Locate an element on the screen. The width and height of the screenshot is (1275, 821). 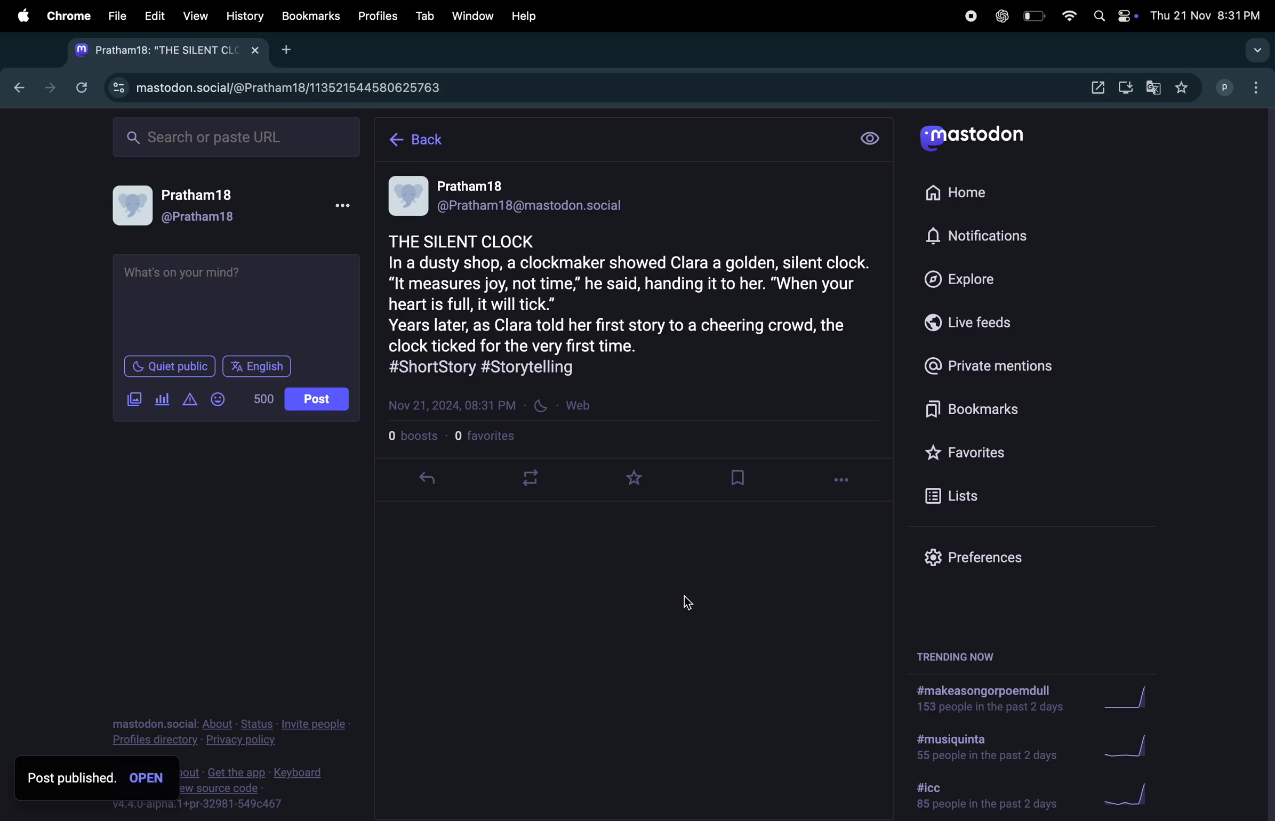
privacy policy is located at coordinates (230, 732).